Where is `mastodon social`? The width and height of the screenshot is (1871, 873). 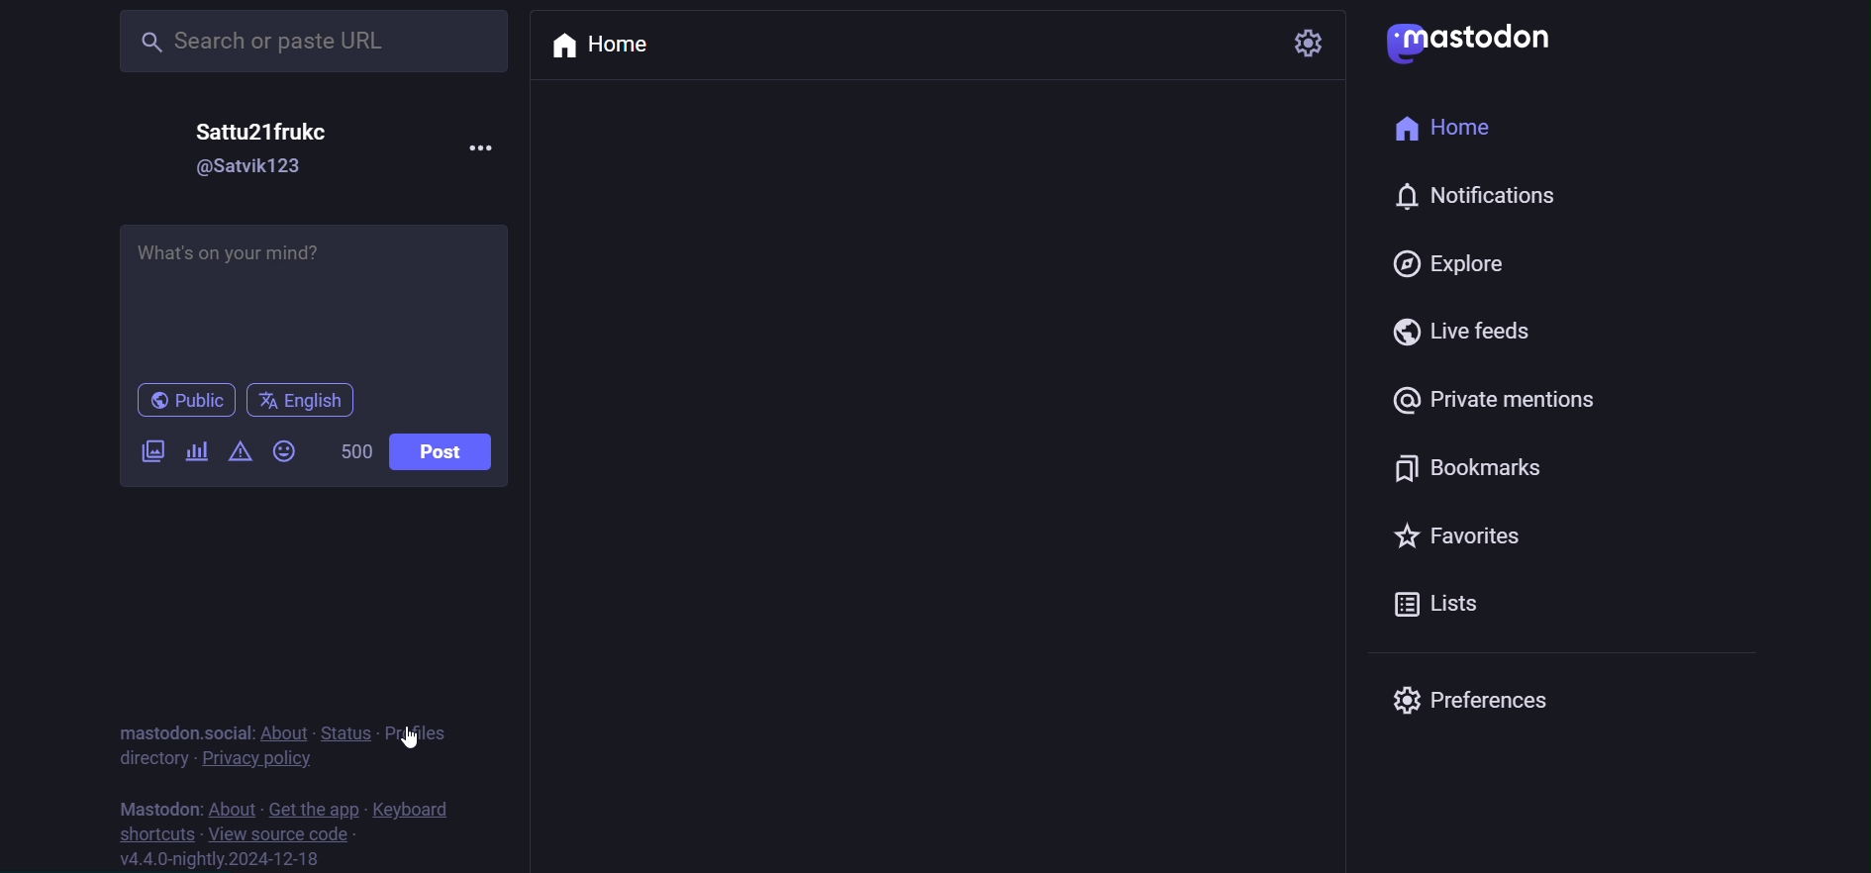 mastodon social is located at coordinates (180, 728).